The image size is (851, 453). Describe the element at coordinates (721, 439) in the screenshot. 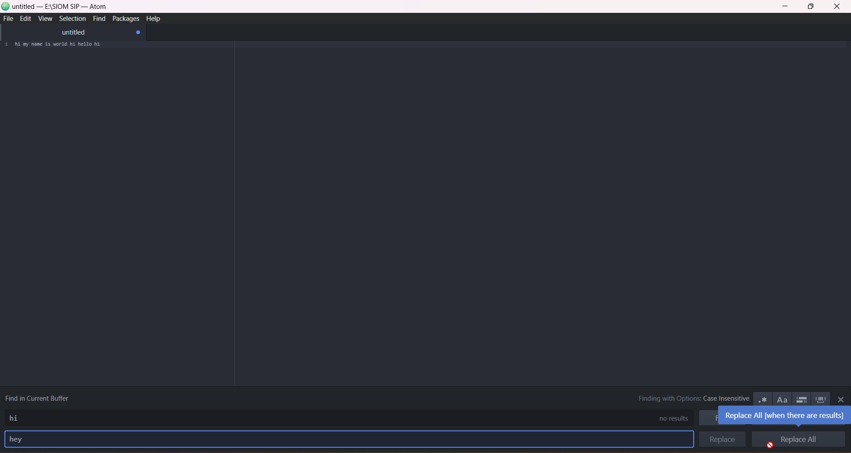

I see `replace` at that location.